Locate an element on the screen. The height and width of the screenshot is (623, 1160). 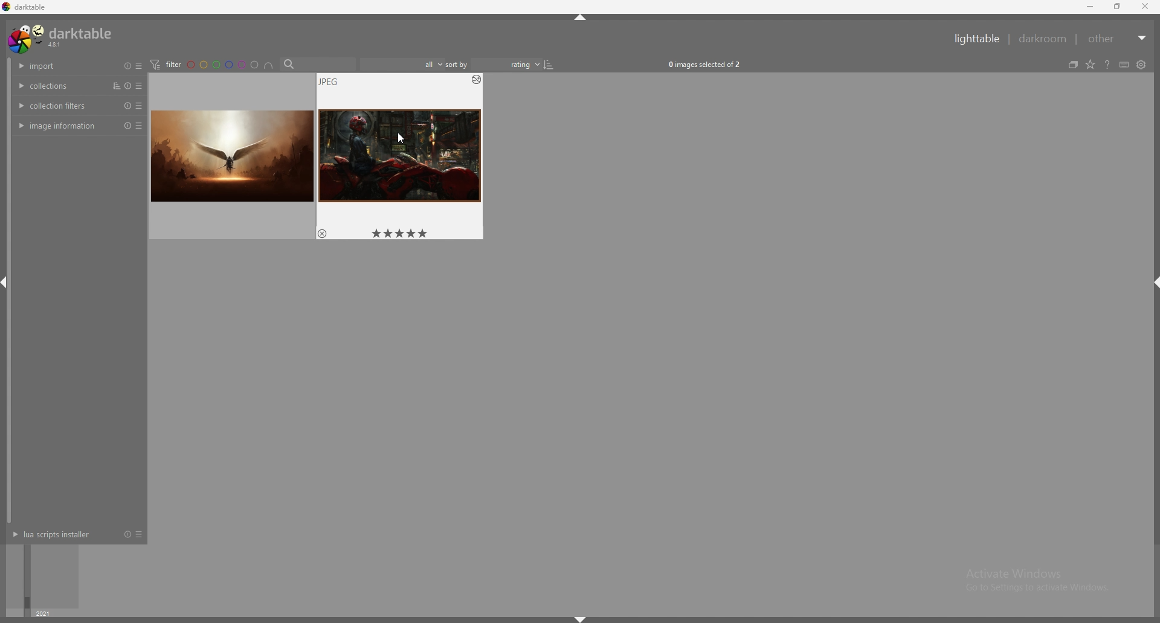
other is located at coordinates (1115, 38).